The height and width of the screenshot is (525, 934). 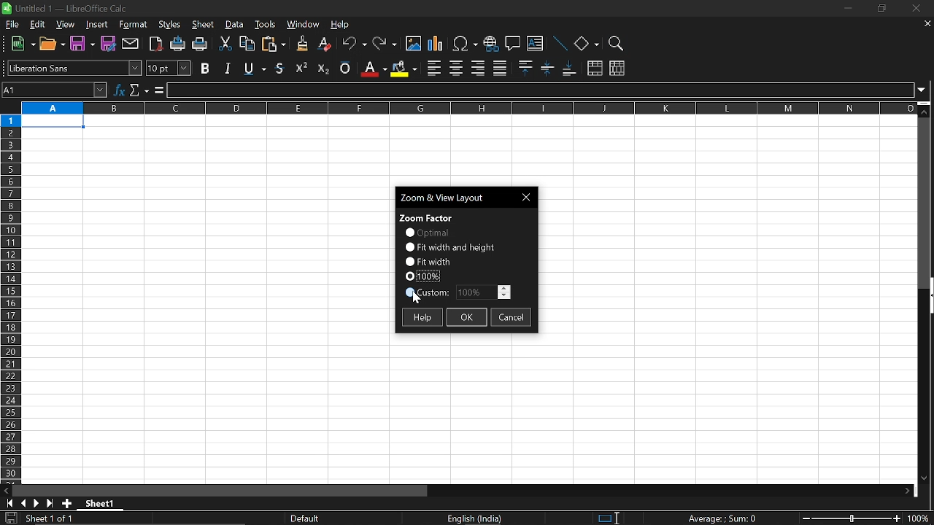 What do you see at coordinates (37, 25) in the screenshot?
I see `edit` at bounding box center [37, 25].